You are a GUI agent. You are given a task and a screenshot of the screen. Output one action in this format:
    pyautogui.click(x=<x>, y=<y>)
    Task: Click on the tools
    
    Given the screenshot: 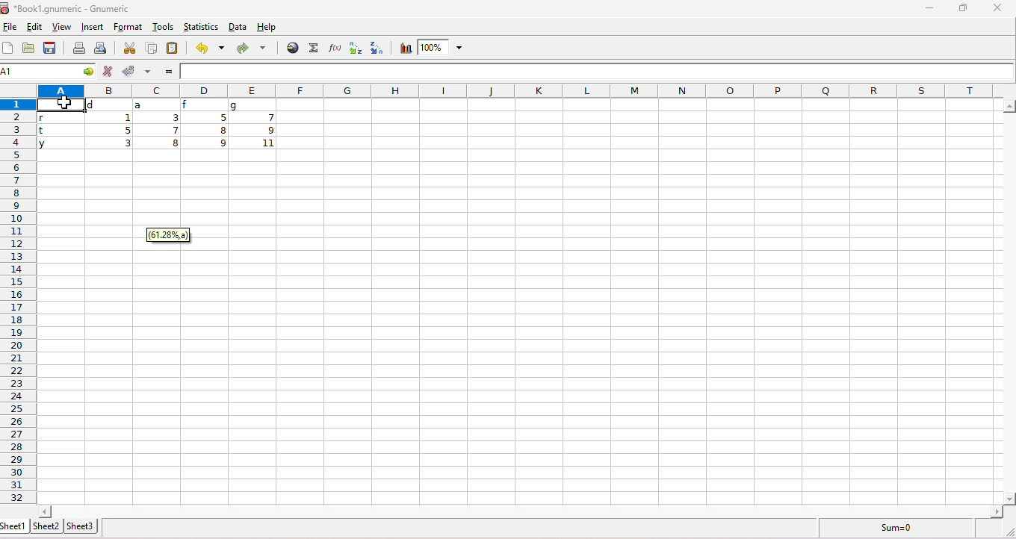 What is the action you would take?
    pyautogui.click(x=162, y=28)
    